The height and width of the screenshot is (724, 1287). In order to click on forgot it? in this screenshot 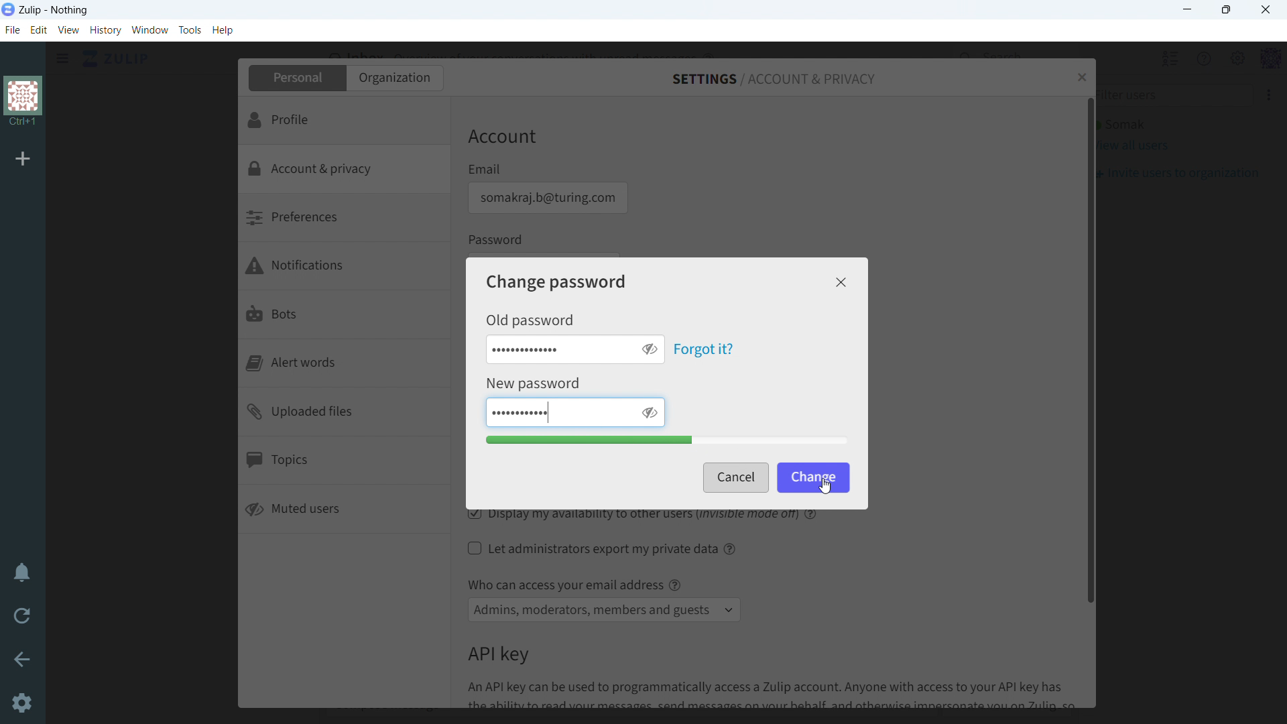, I will do `click(704, 349)`.